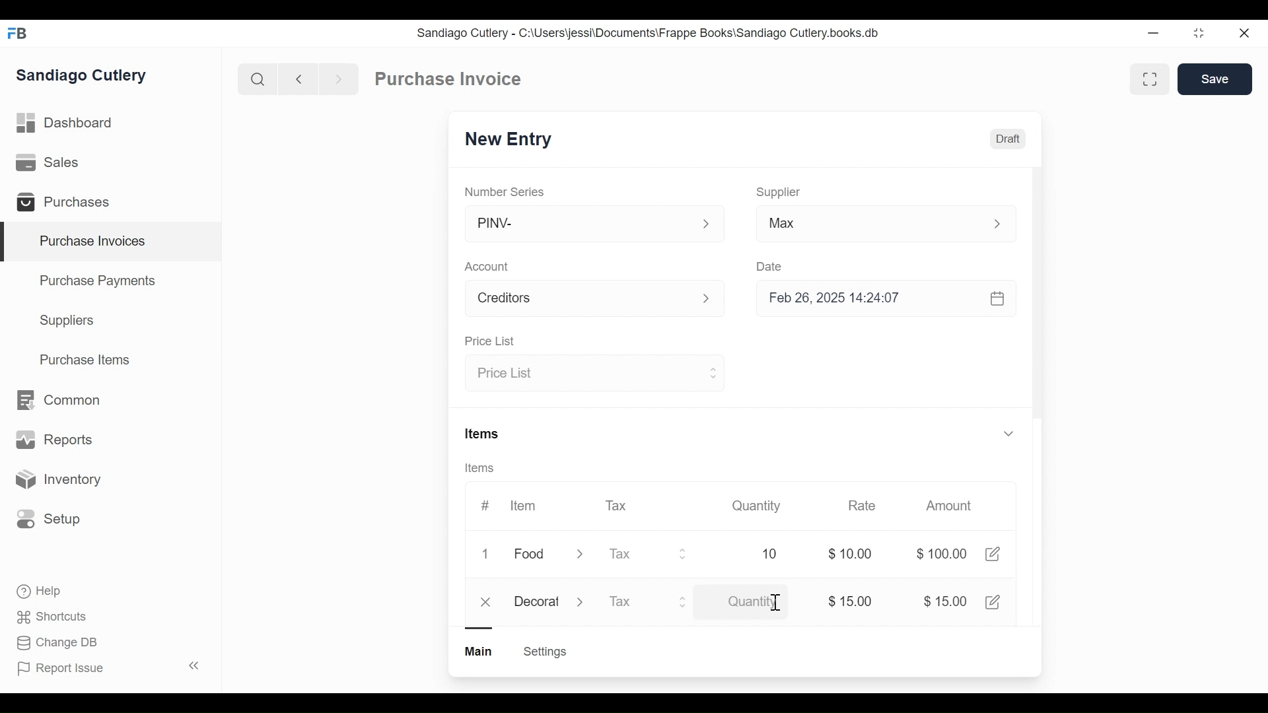  I want to click on Expand, so click(580, 556).